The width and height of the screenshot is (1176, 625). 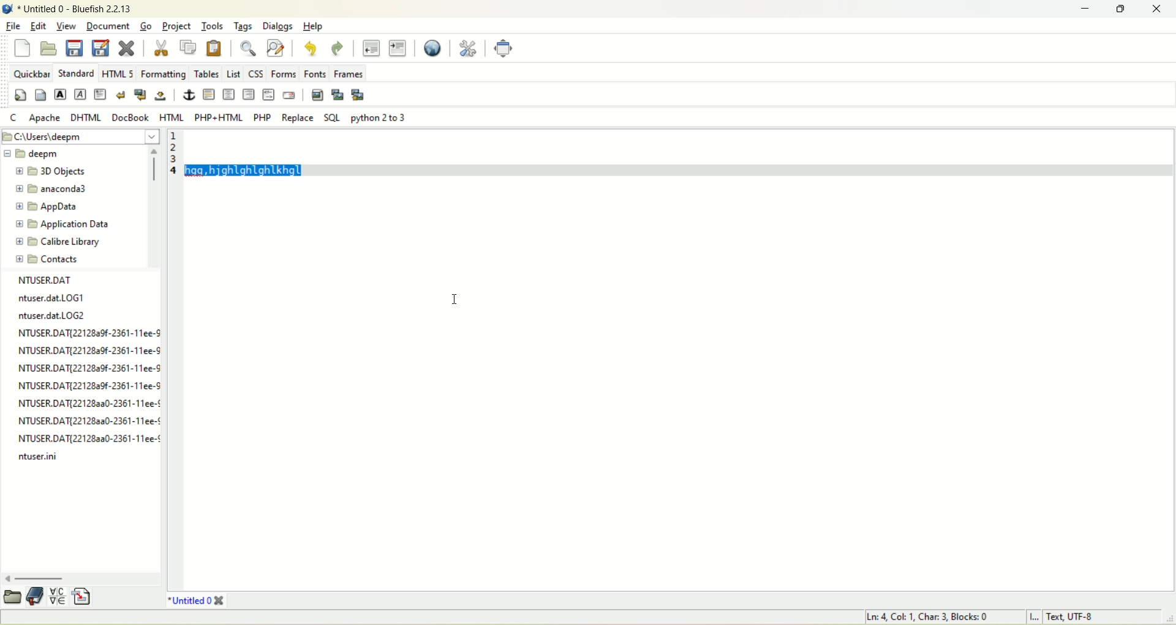 What do you see at coordinates (679, 385) in the screenshot?
I see `editor` at bounding box center [679, 385].